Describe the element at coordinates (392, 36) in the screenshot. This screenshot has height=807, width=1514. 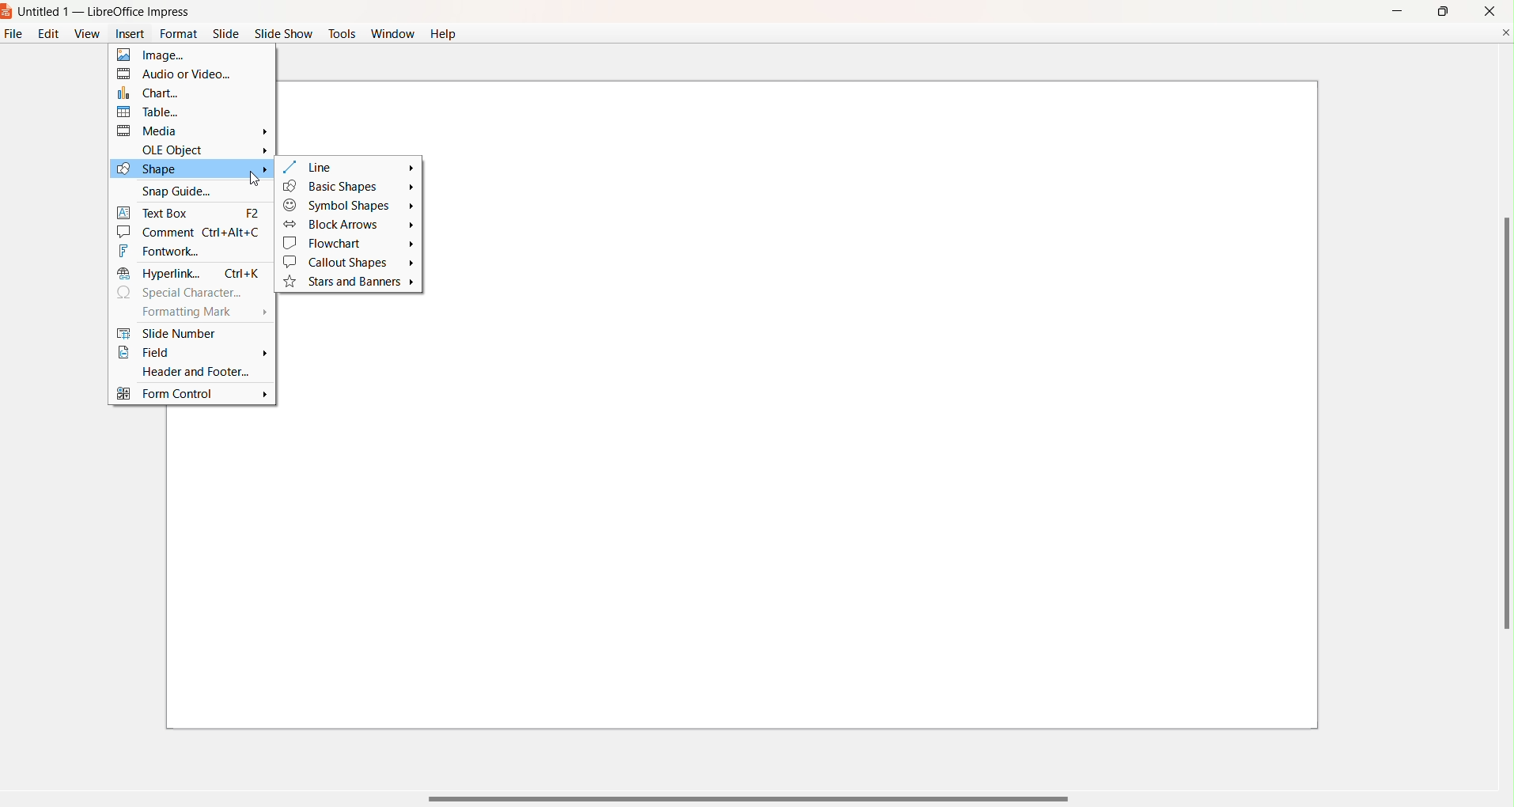
I see `Window` at that location.